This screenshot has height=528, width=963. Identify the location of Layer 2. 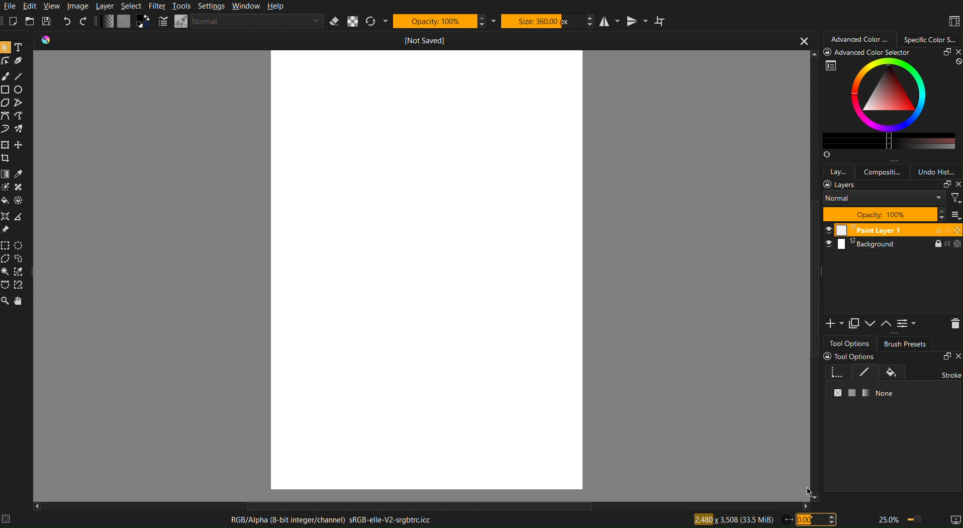
(892, 244).